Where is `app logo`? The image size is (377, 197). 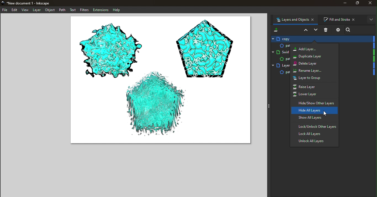
app logo is located at coordinates (3, 3).